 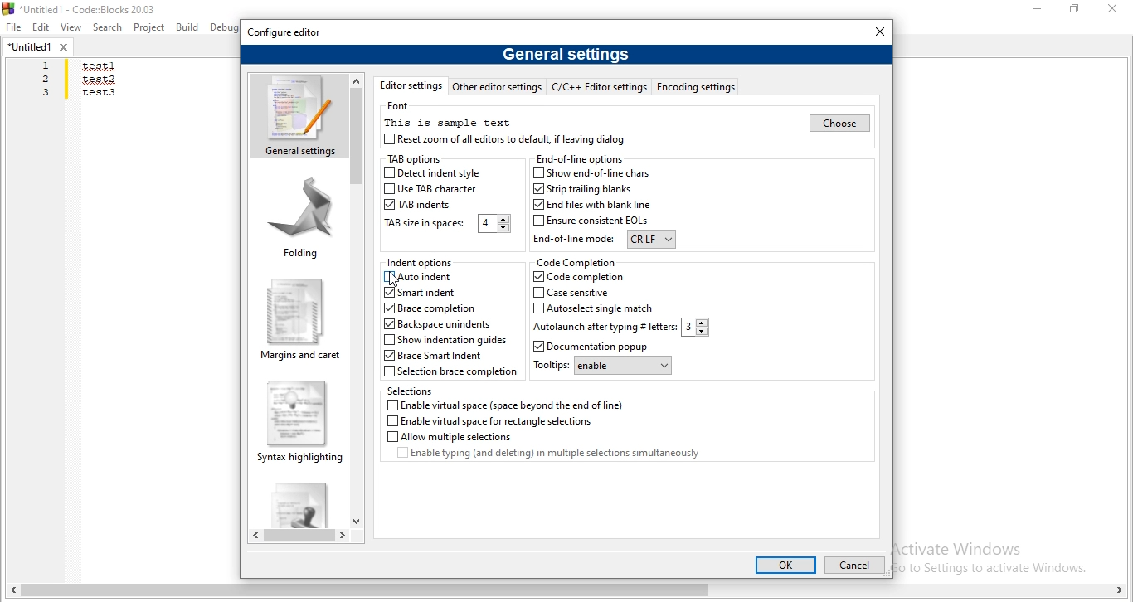 What do you see at coordinates (497, 86) in the screenshot?
I see `Other editor settings ` at bounding box center [497, 86].